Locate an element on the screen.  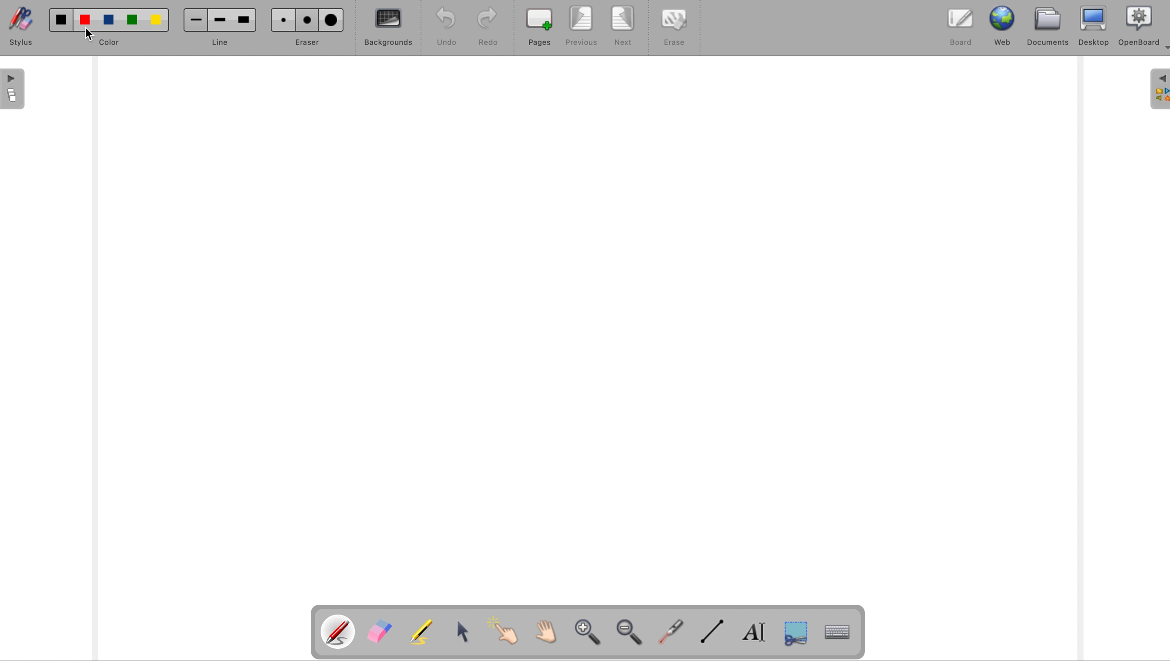
desktop is located at coordinates (1095, 25).